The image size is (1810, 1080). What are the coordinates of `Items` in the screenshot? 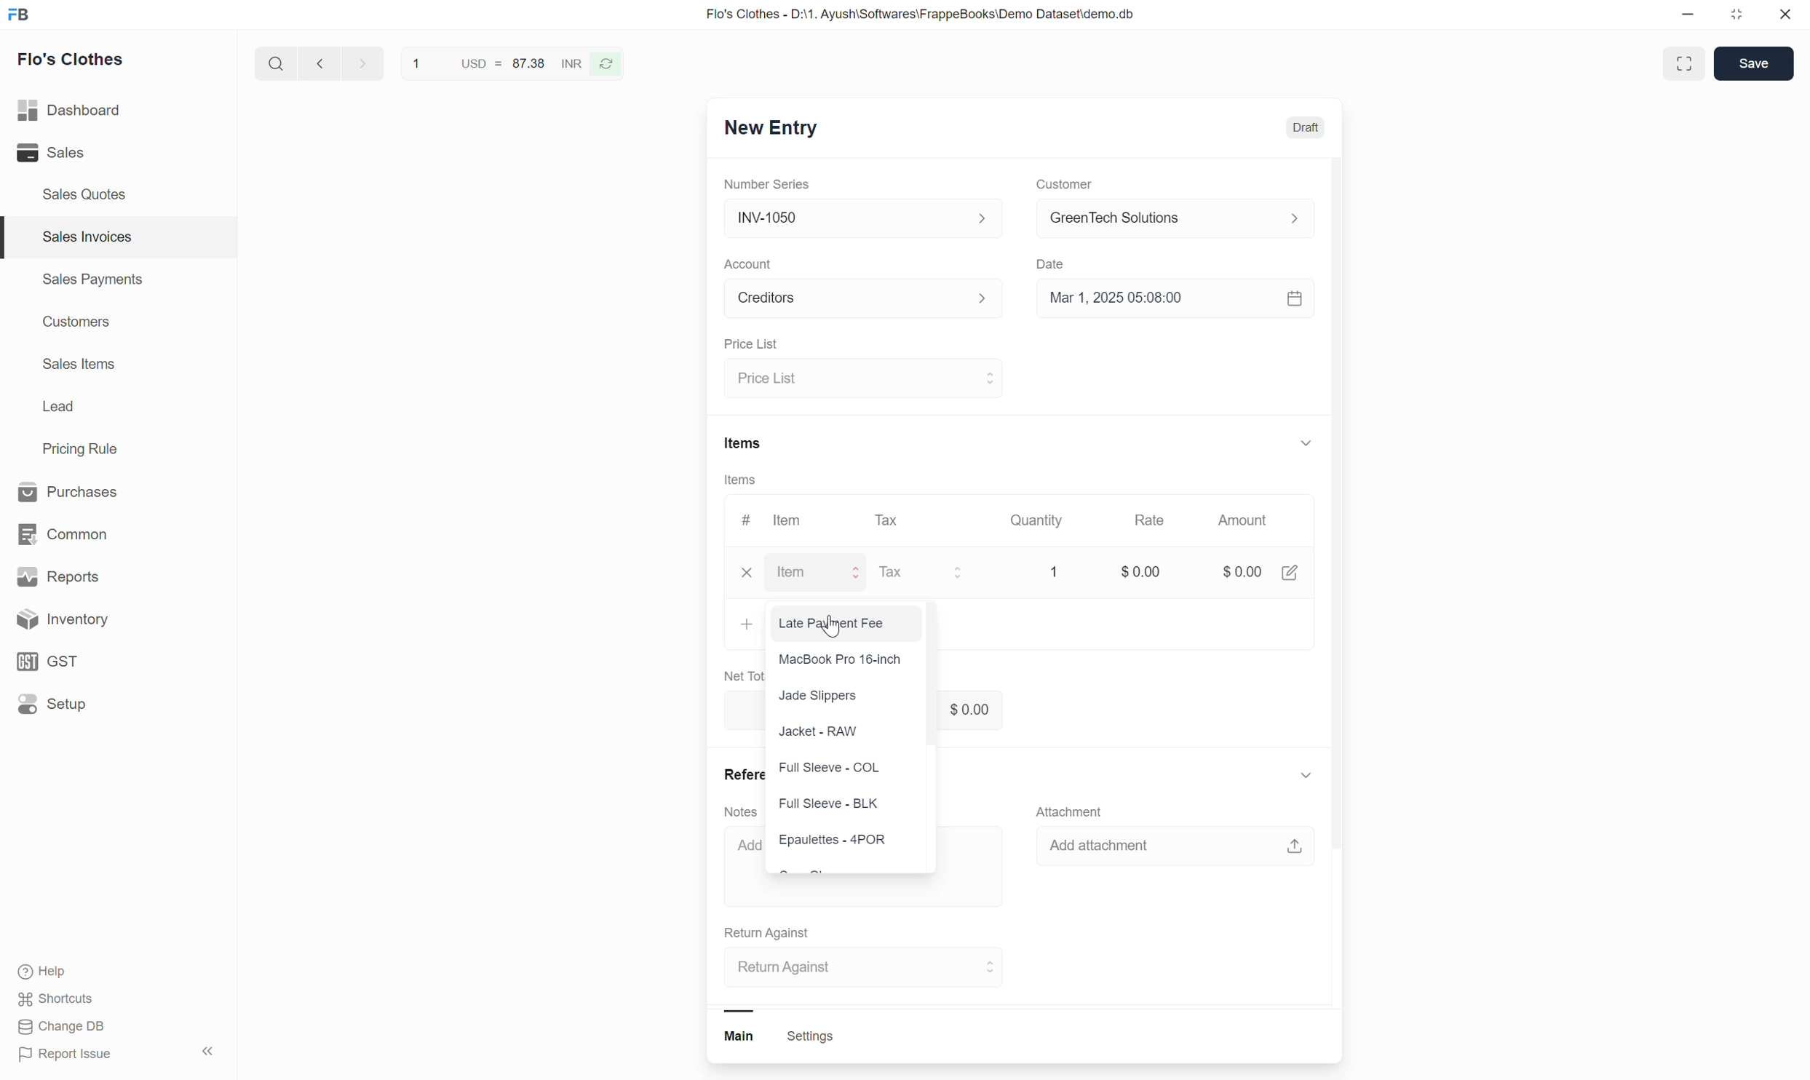 It's located at (742, 442).